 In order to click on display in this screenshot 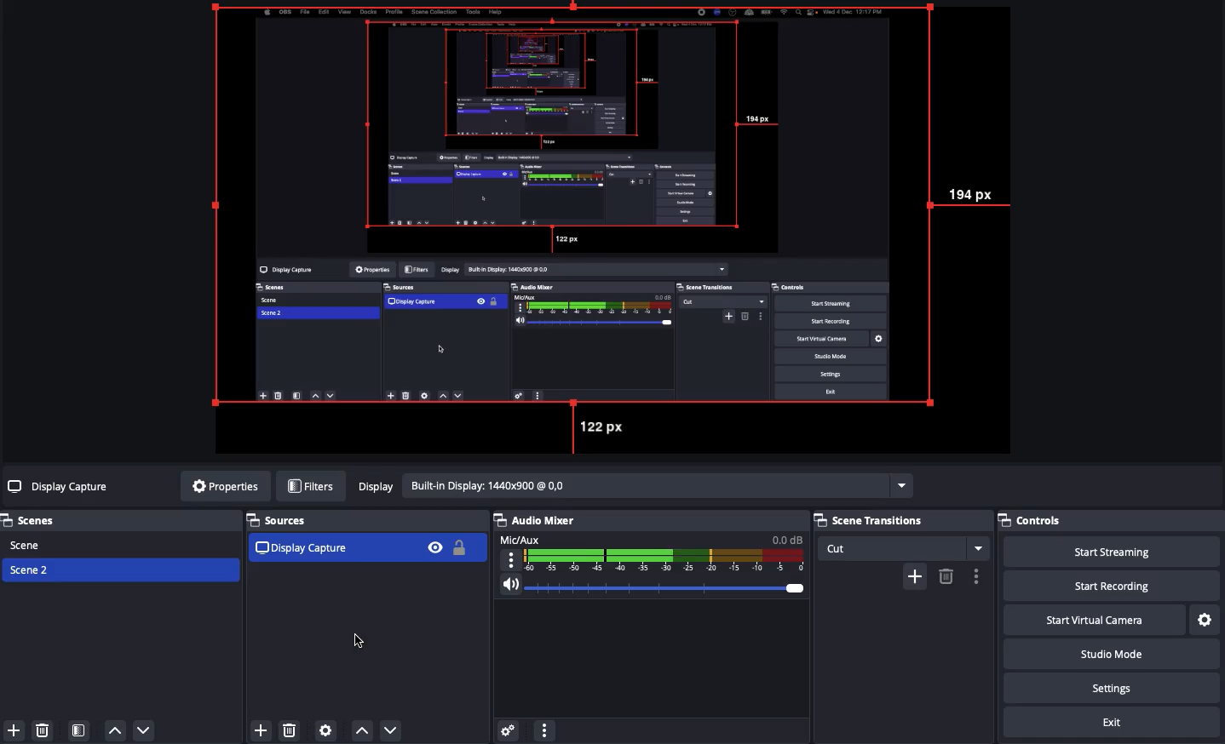, I will do `click(376, 487)`.